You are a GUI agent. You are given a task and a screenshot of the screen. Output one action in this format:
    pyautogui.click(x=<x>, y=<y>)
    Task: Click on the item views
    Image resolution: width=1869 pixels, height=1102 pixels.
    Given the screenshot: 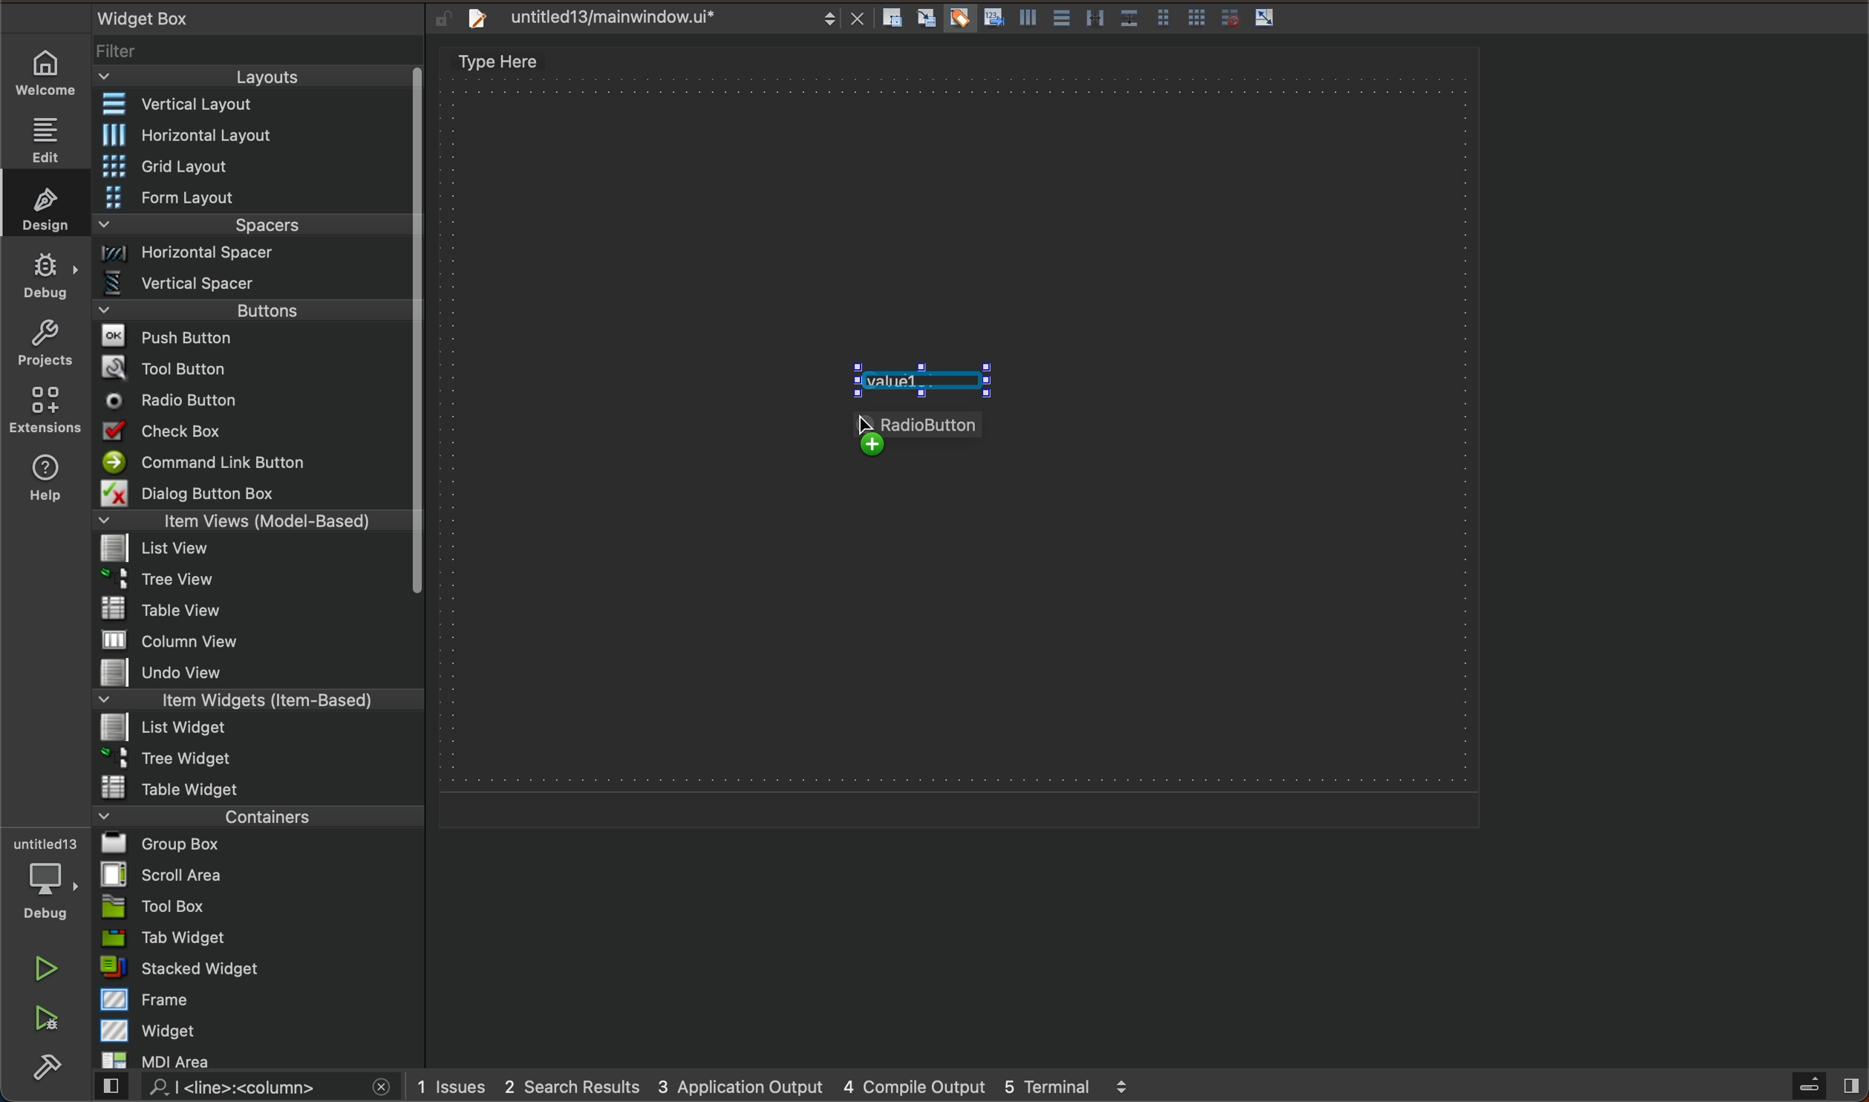 What is the action you would take?
    pyautogui.click(x=249, y=524)
    